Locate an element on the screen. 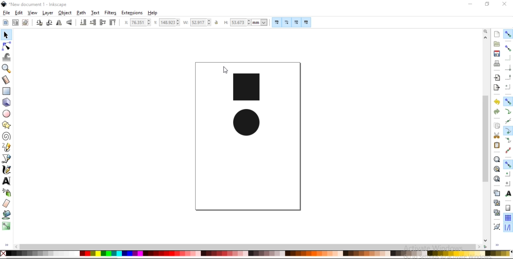  raise selection to top is located at coordinates (113, 23).